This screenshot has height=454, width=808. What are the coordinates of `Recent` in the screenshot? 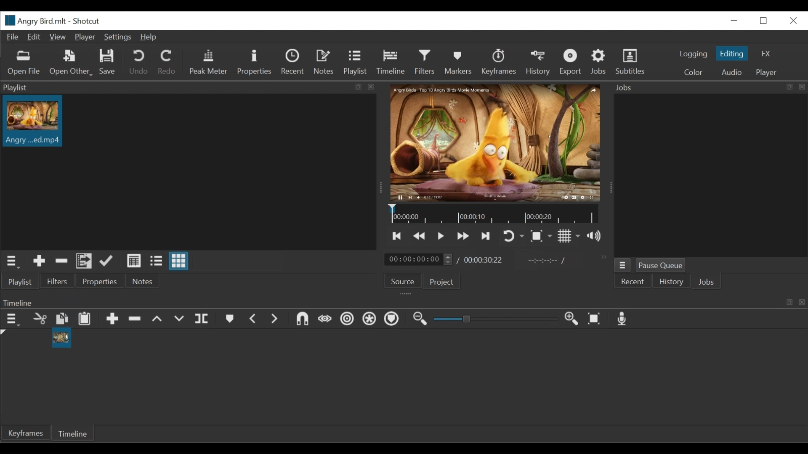 It's located at (633, 282).